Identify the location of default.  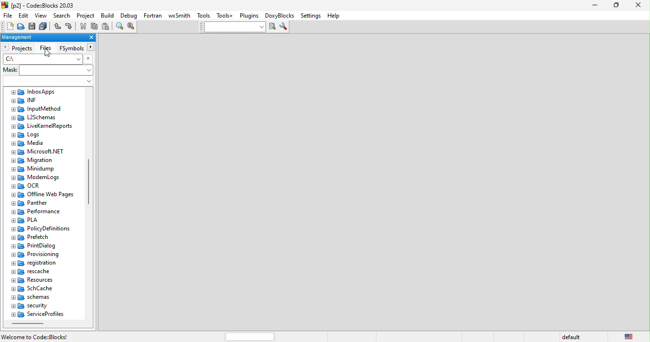
(572, 336).